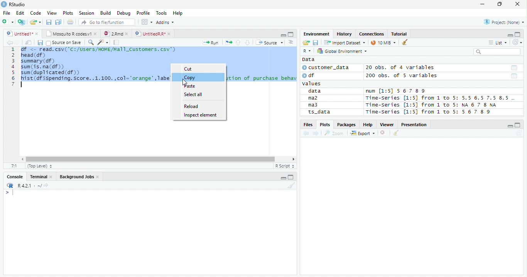 The height and width of the screenshot is (277, 527). Describe the element at coordinates (163, 12) in the screenshot. I see `Tools` at that location.